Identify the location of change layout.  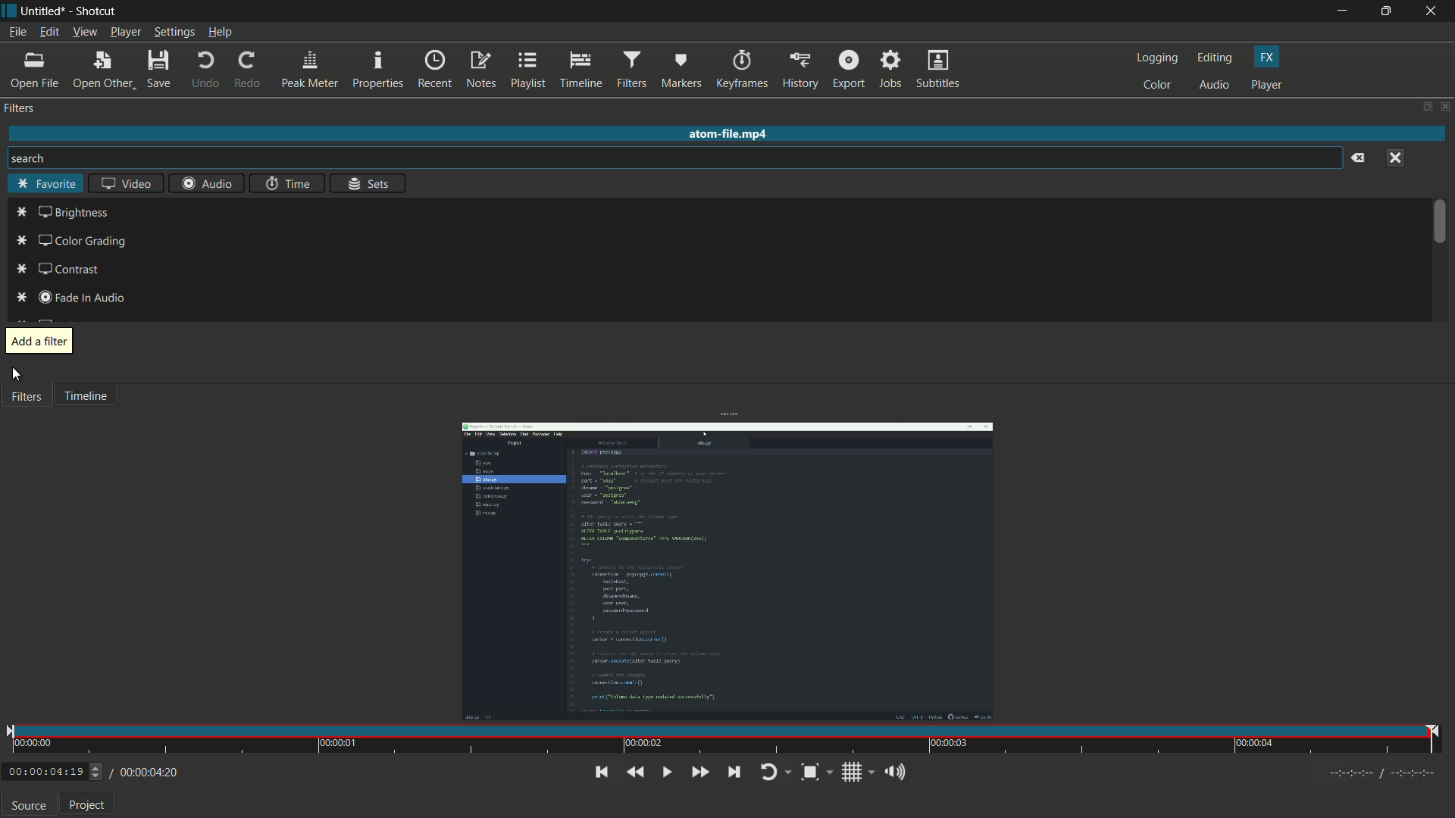
(1422, 106).